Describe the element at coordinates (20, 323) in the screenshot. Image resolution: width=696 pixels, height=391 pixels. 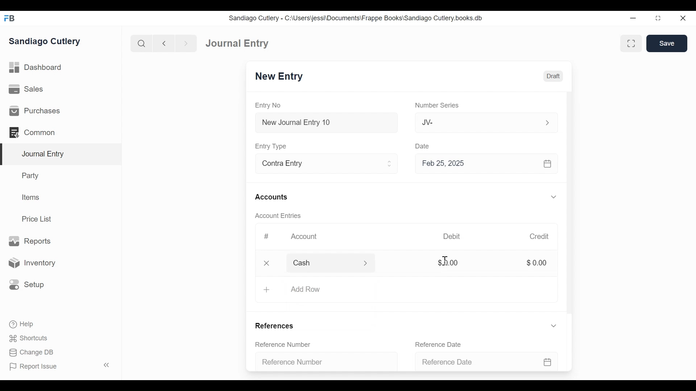
I see `Help` at that location.